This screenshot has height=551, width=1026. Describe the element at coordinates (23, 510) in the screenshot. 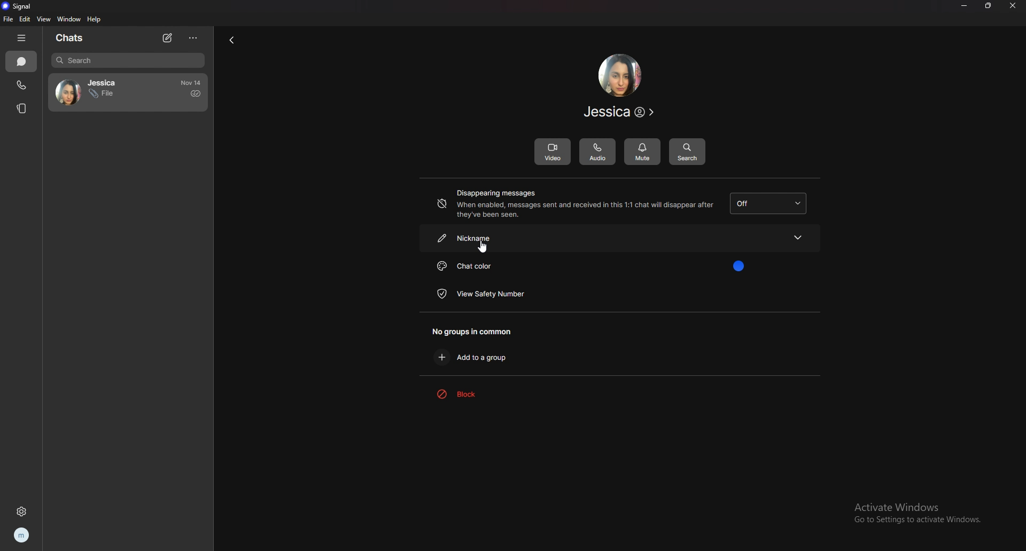

I see `settings` at that location.